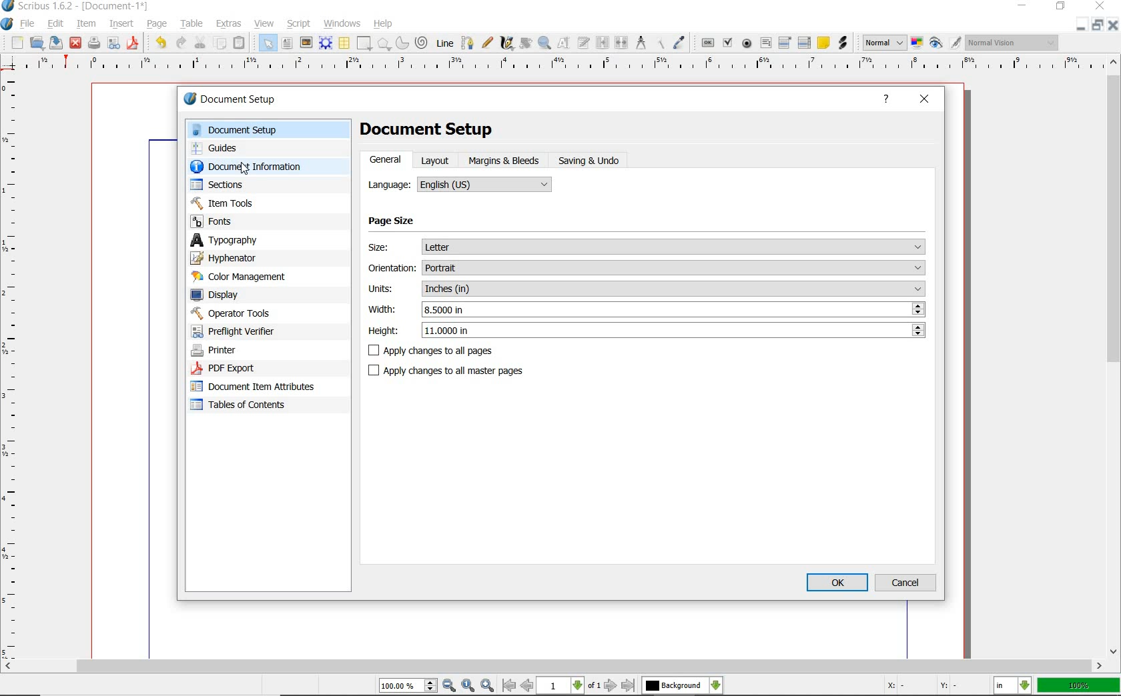 The width and height of the screenshot is (1121, 696). What do you see at coordinates (486, 42) in the screenshot?
I see `freehand line` at bounding box center [486, 42].